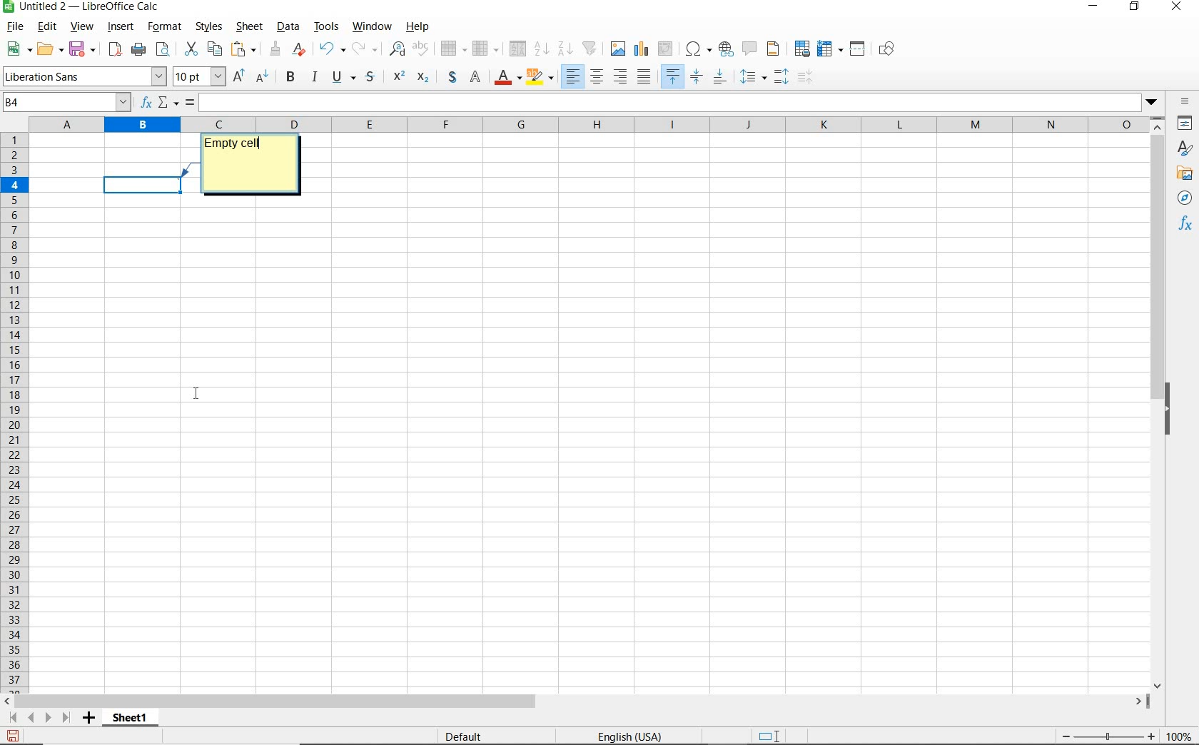  Describe the element at coordinates (215, 49) in the screenshot. I see `copy` at that location.